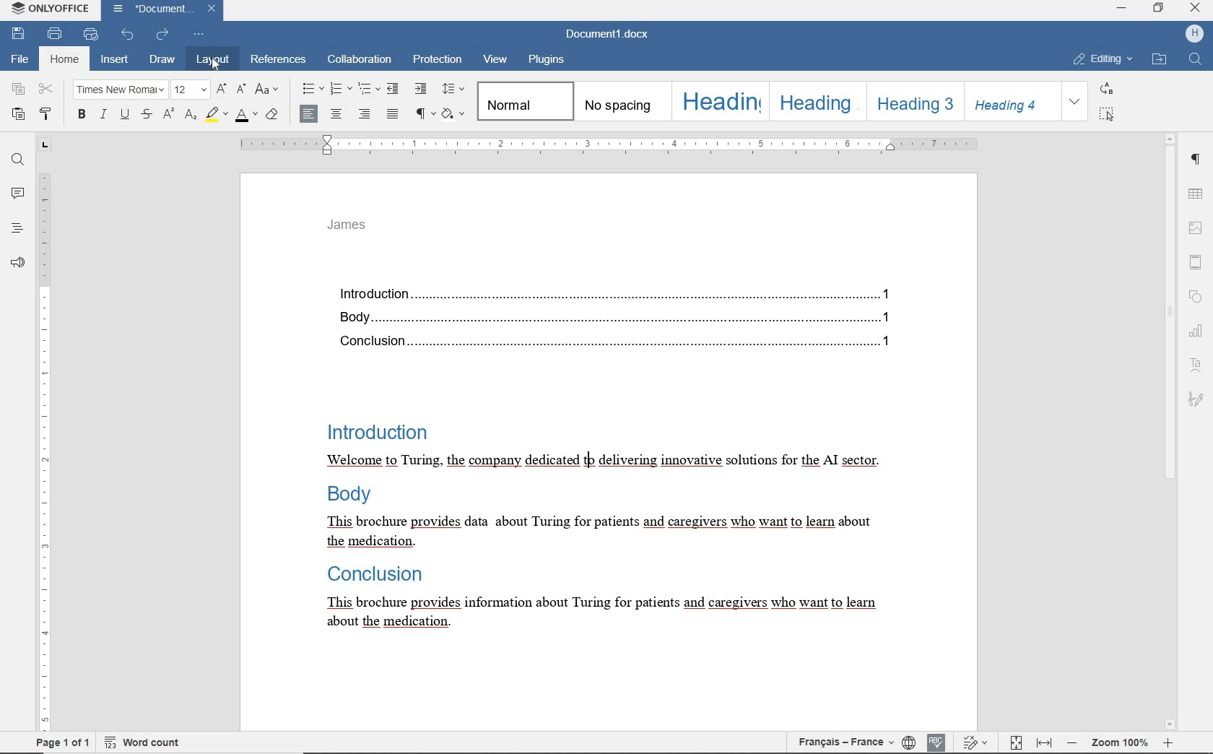 The height and width of the screenshot is (754, 1213). Describe the element at coordinates (188, 90) in the screenshot. I see `font size` at that location.